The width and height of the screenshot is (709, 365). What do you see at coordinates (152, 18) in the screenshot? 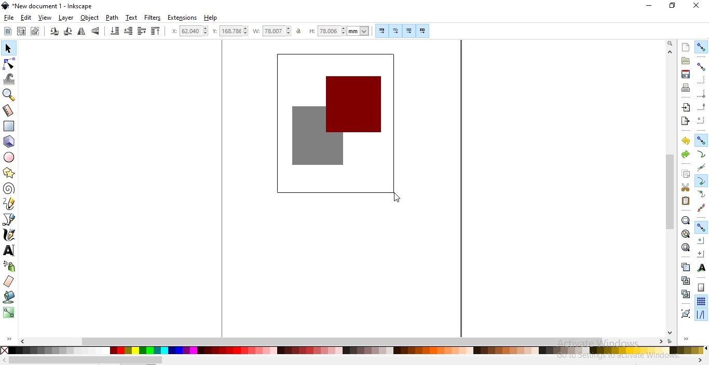
I see `filters` at bounding box center [152, 18].